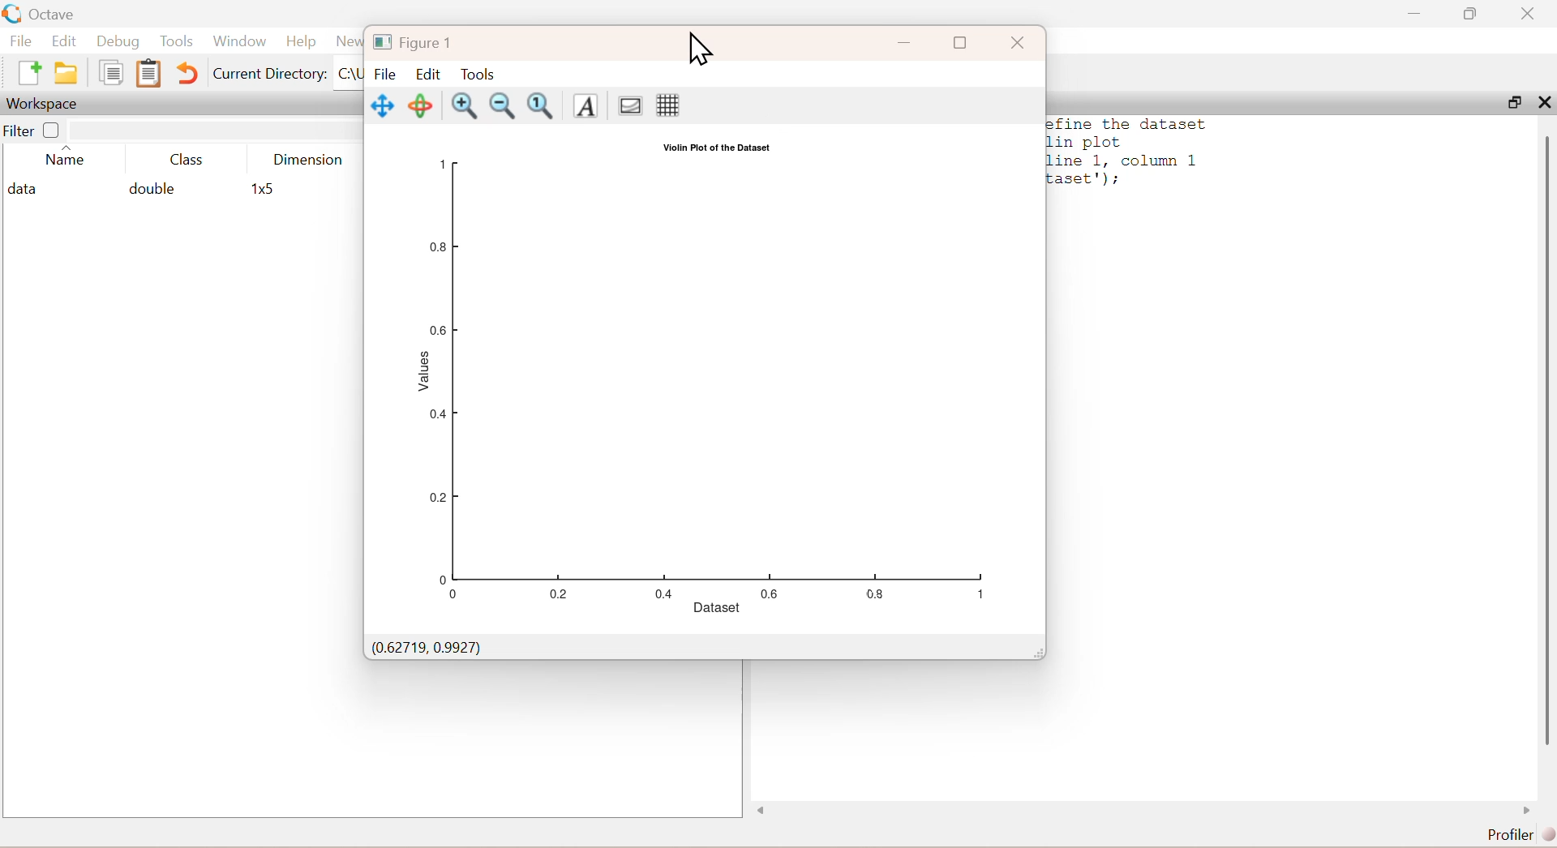 This screenshot has width=1557, height=848. Describe the element at coordinates (187, 73) in the screenshot. I see `Undo ` at that location.